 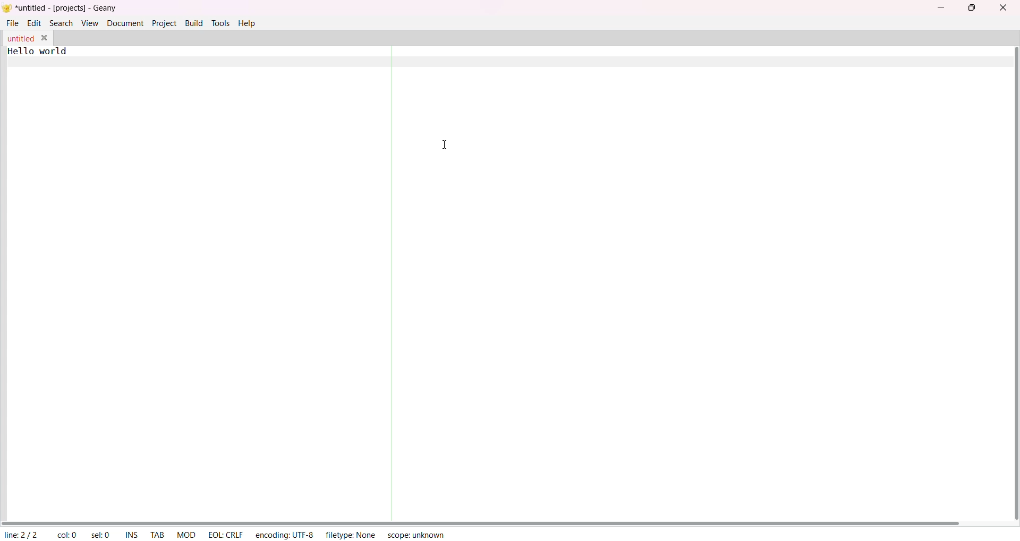 I want to click on vertical scroll bar, so click(x=1013, y=283).